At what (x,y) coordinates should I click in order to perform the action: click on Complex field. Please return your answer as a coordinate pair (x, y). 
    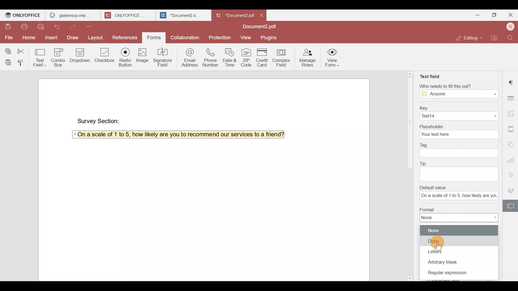
    Looking at the image, I should click on (283, 57).